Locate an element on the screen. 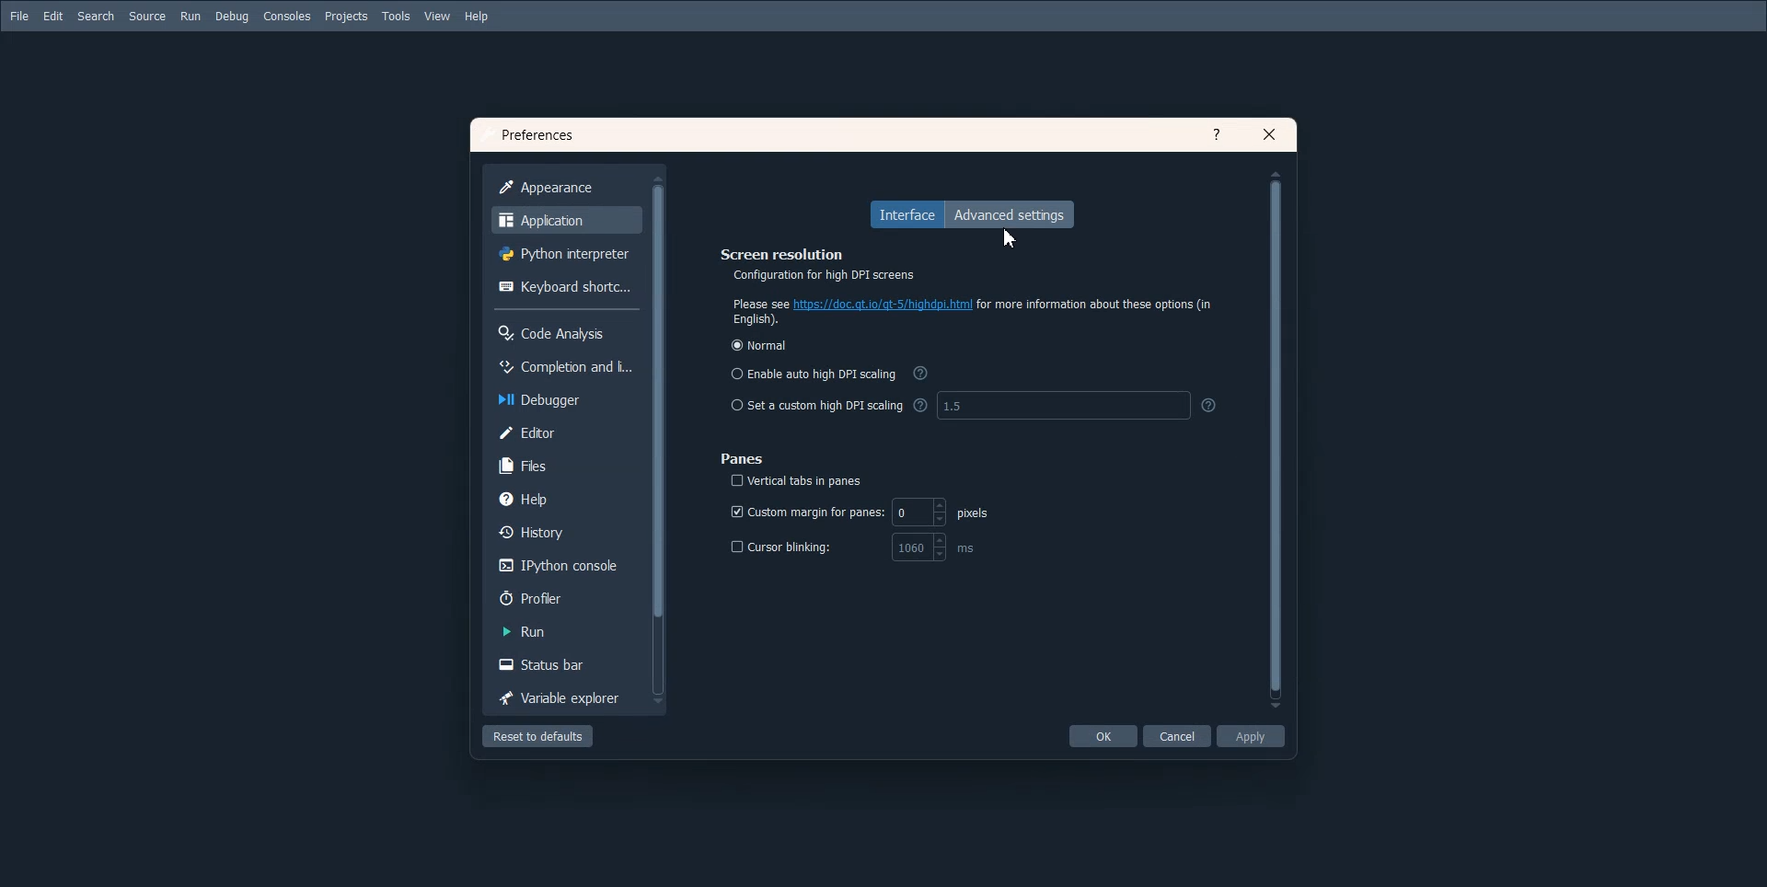  Completion and licenece is located at coordinates (563, 364).